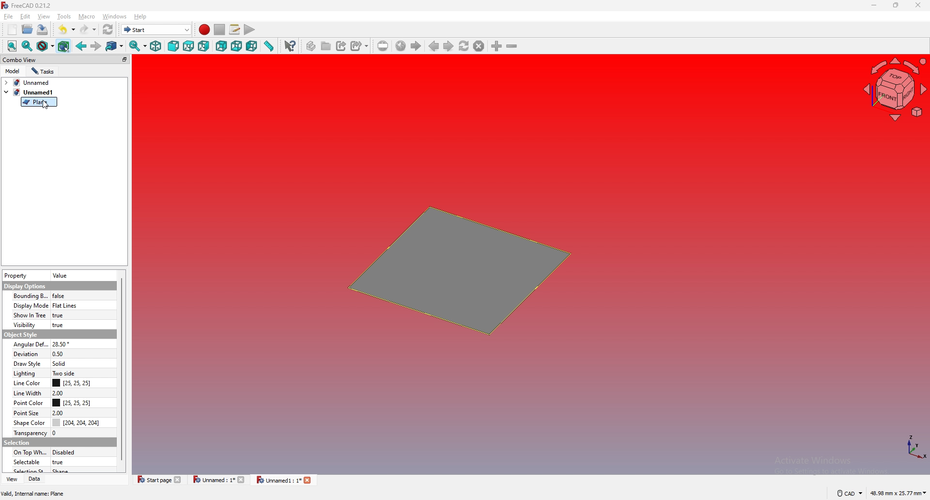  What do you see at coordinates (342, 46) in the screenshot?
I see `create link` at bounding box center [342, 46].